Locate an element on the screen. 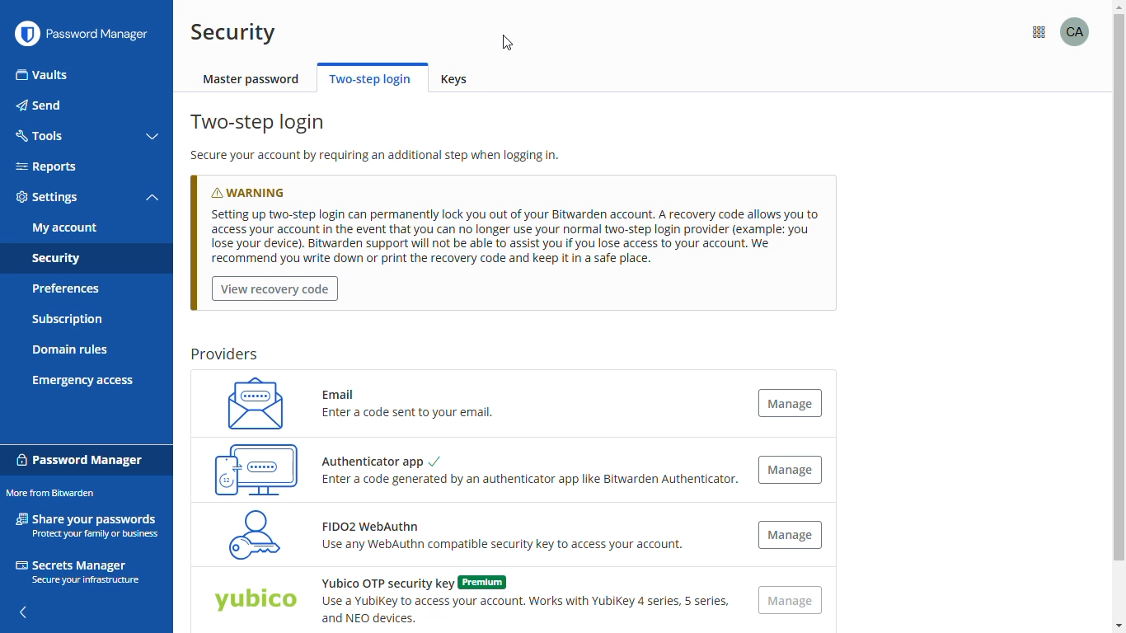 Image resolution: width=1126 pixels, height=633 pixels. Vertical Scroll bar is located at coordinates (1113, 339).